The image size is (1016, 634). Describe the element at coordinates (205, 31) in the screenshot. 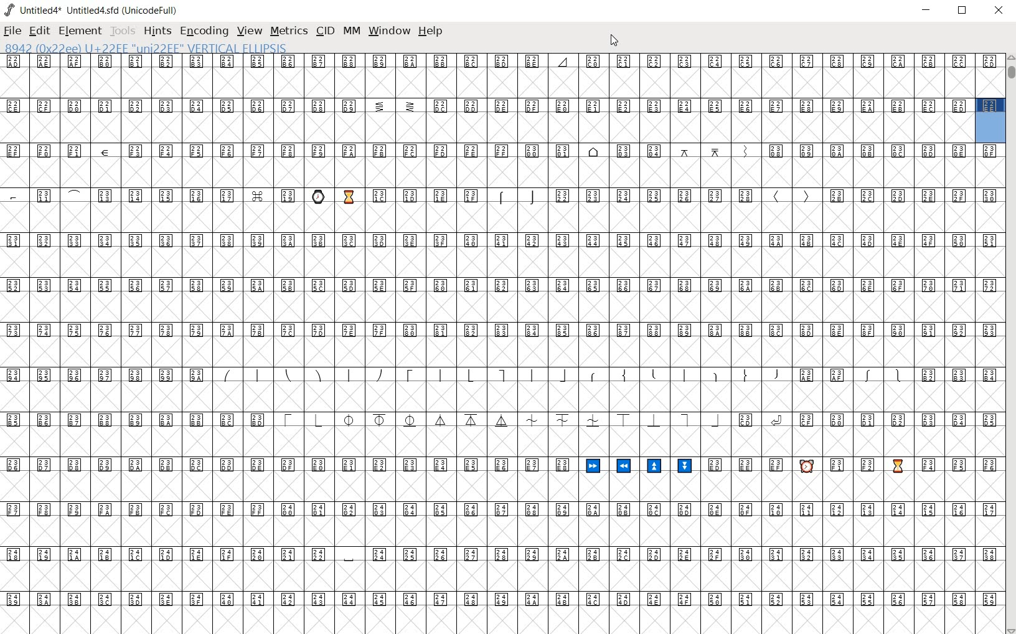

I see `ENCODING` at that location.